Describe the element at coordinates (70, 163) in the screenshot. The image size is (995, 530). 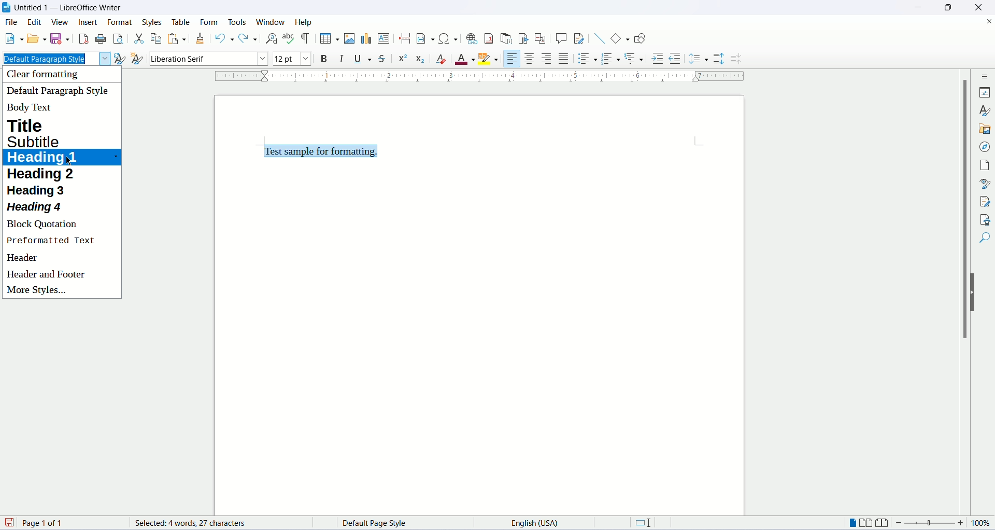
I see `cursor` at that location.